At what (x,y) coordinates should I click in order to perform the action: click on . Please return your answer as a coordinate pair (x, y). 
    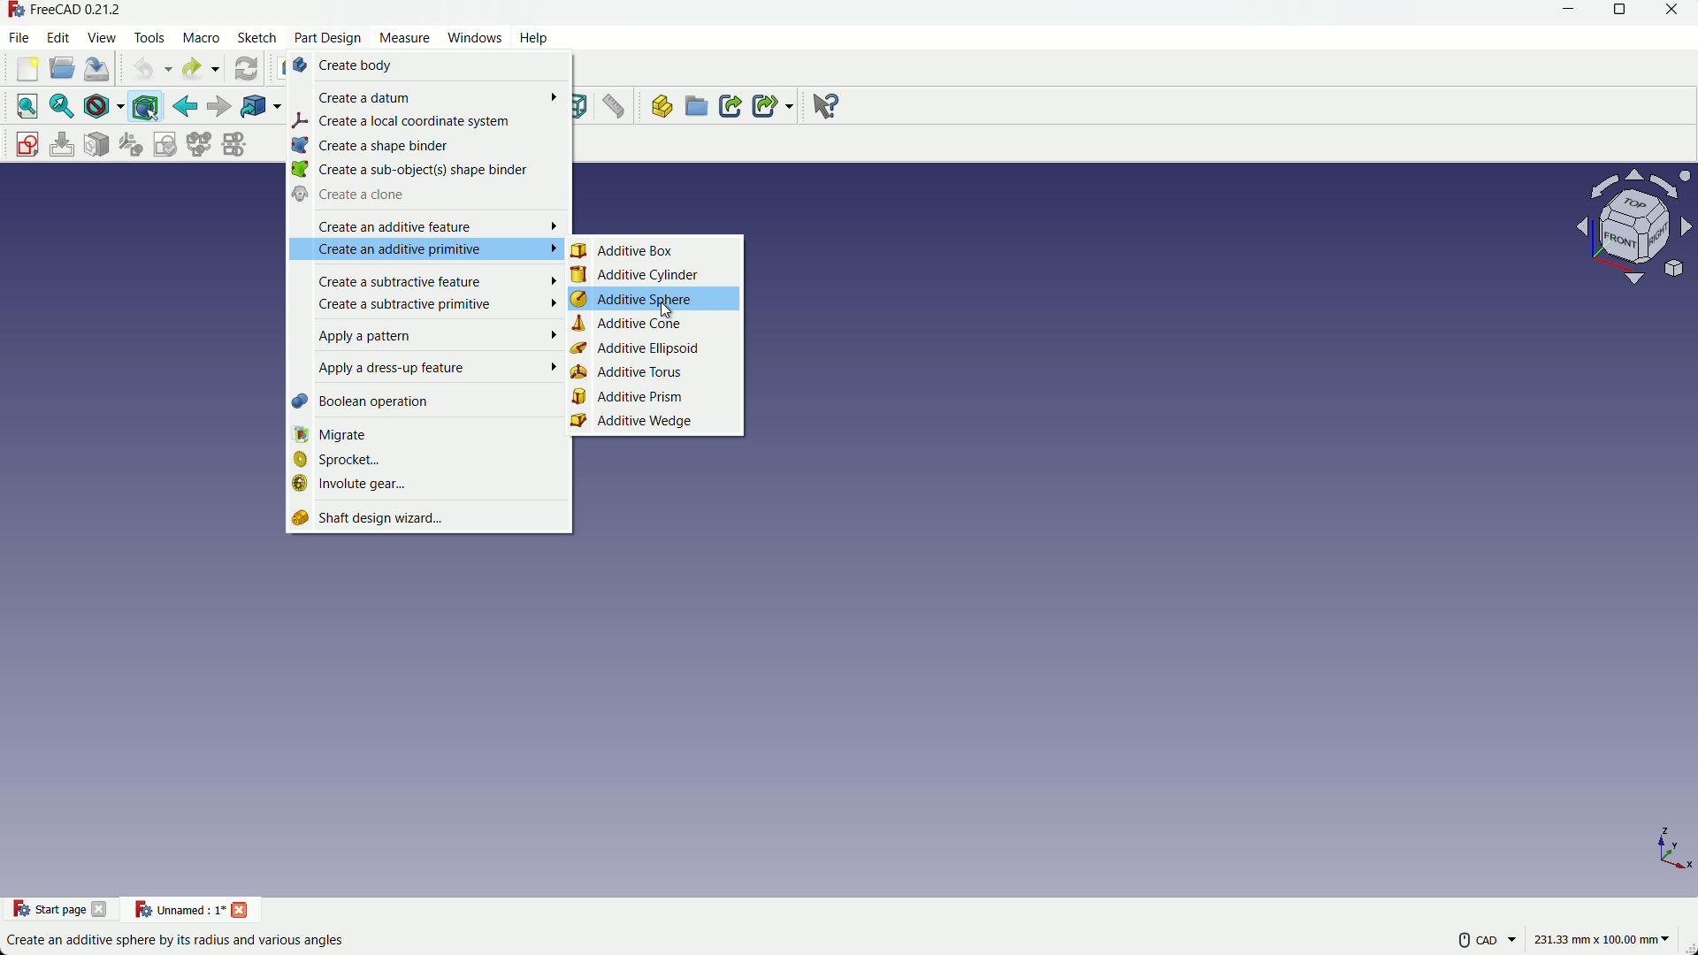
    Looking at the image, I should click on (616, 107).